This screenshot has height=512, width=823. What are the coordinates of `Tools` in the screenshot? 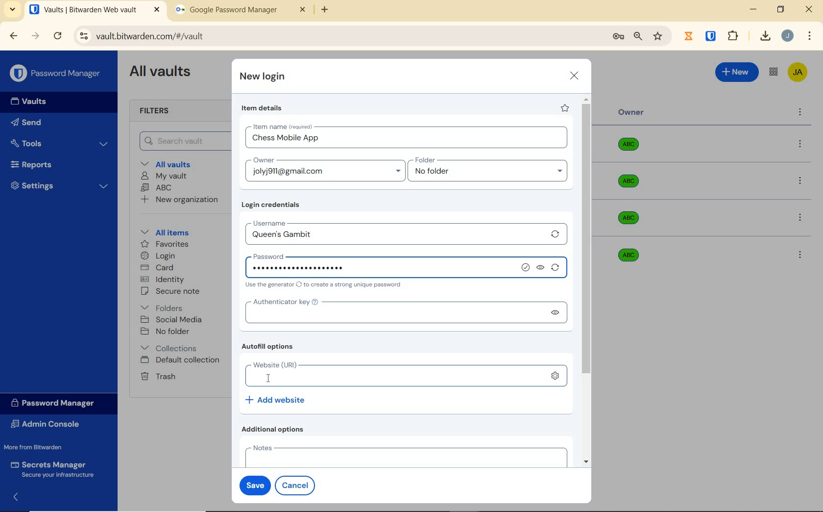 It's located at (59, 144).